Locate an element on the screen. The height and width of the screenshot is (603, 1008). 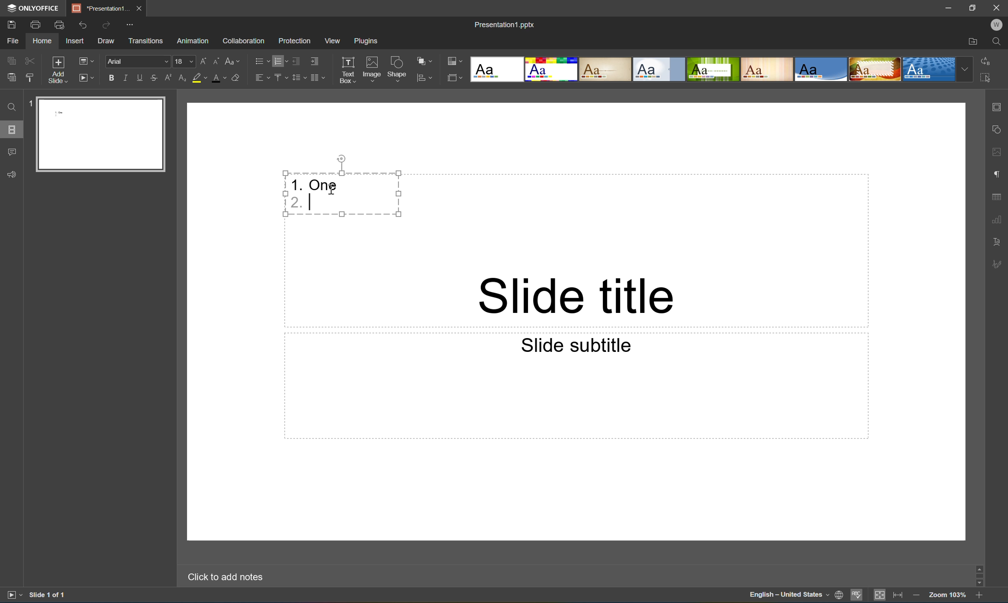
Slides is located at coordinates (10, 130).